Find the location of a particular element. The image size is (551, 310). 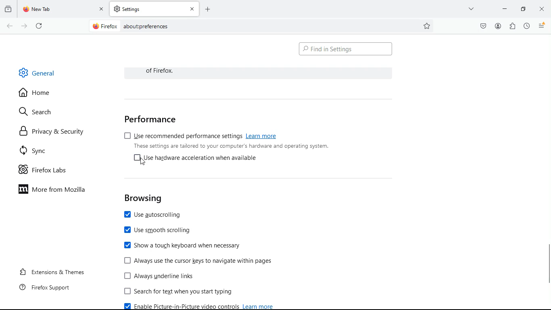

find in settings is located at coordinates (345, 49).